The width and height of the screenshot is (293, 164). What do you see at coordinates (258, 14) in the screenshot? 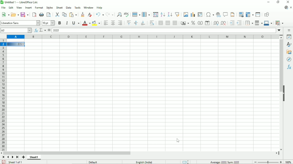
I see `Split window` at bounding box center [258, 14].